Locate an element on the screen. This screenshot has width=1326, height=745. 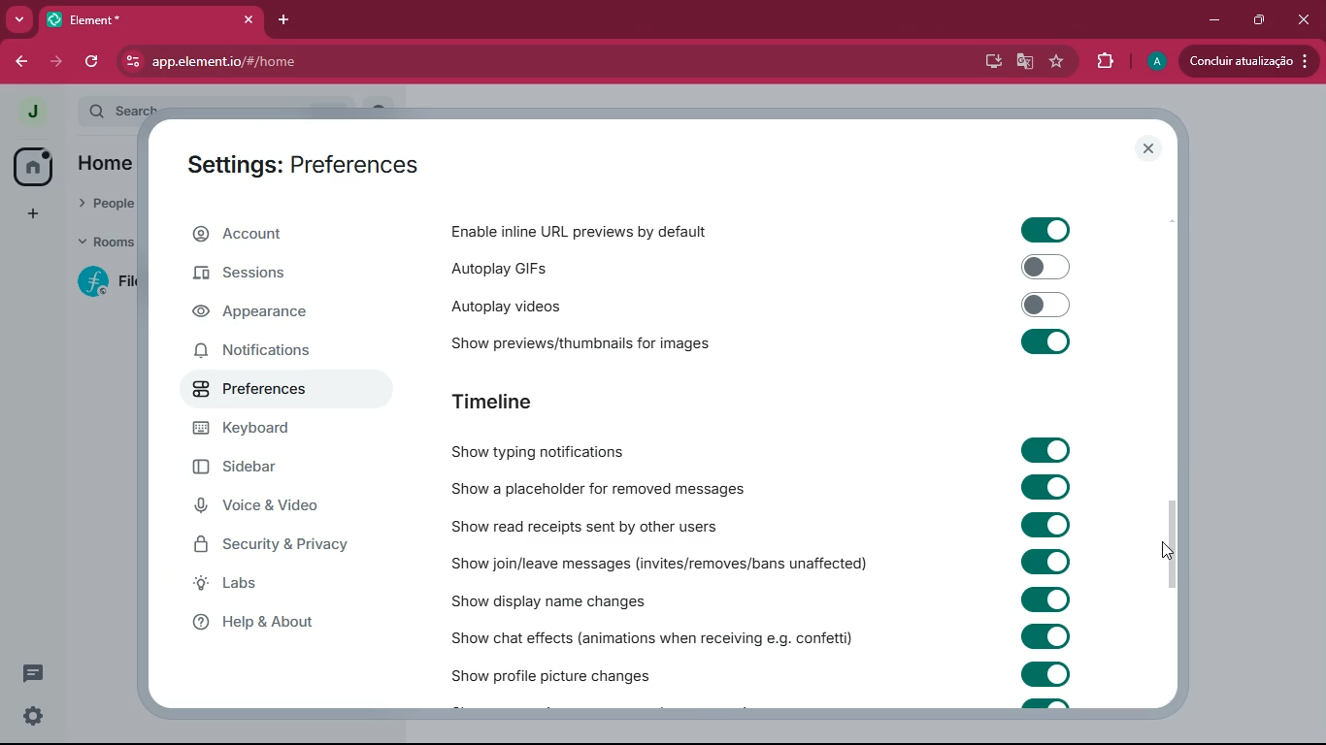
voice & video is located at coordinates (272, 508).